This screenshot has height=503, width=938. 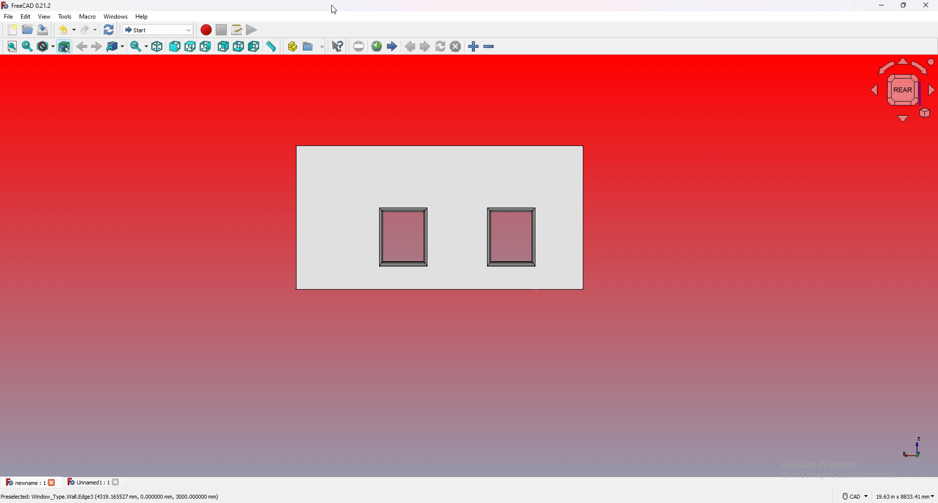 What do you see at coordinates (64, 46) in the screenshot?
I see `bounding object` at bounding box center [64, 46].